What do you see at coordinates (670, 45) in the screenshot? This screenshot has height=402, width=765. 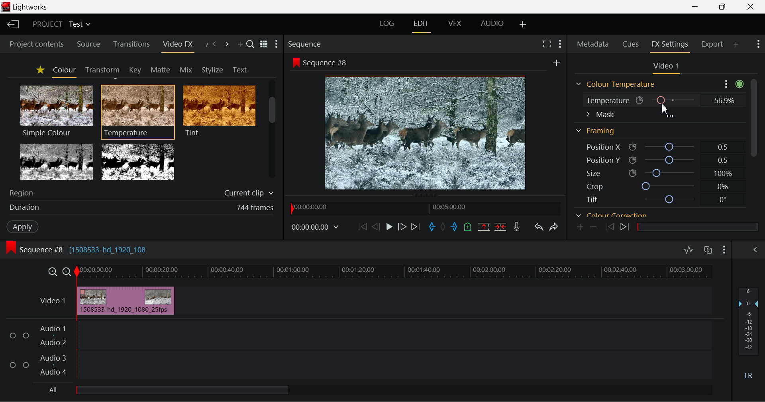 I see `FX Settings Open` at bounding box center [670, 45].